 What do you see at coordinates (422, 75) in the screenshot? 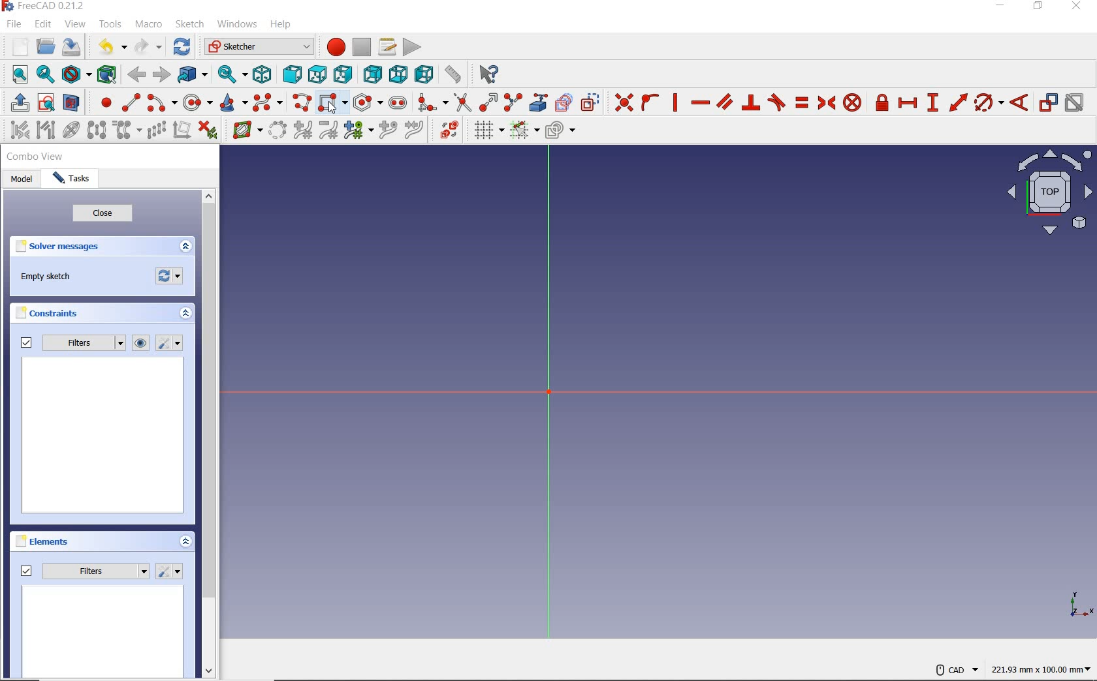
I see `left` at bounding box center [422, 75].